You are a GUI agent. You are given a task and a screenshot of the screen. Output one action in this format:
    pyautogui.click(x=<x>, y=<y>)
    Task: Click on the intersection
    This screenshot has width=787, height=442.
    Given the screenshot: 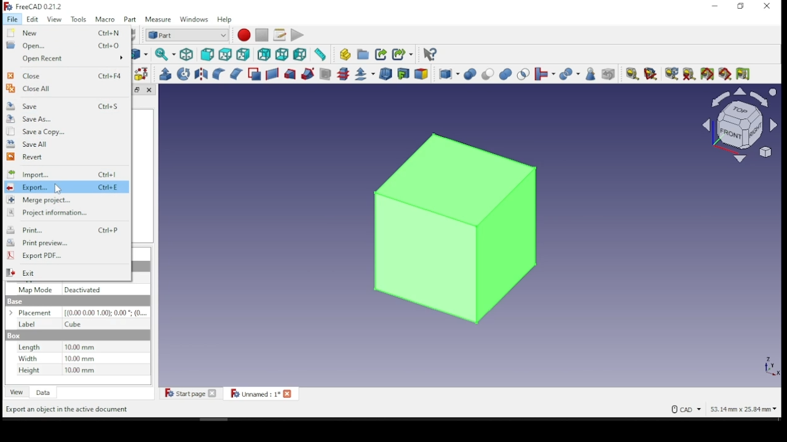 What is the action you would take?
    pyautogui.click(x=523, y=75)
    